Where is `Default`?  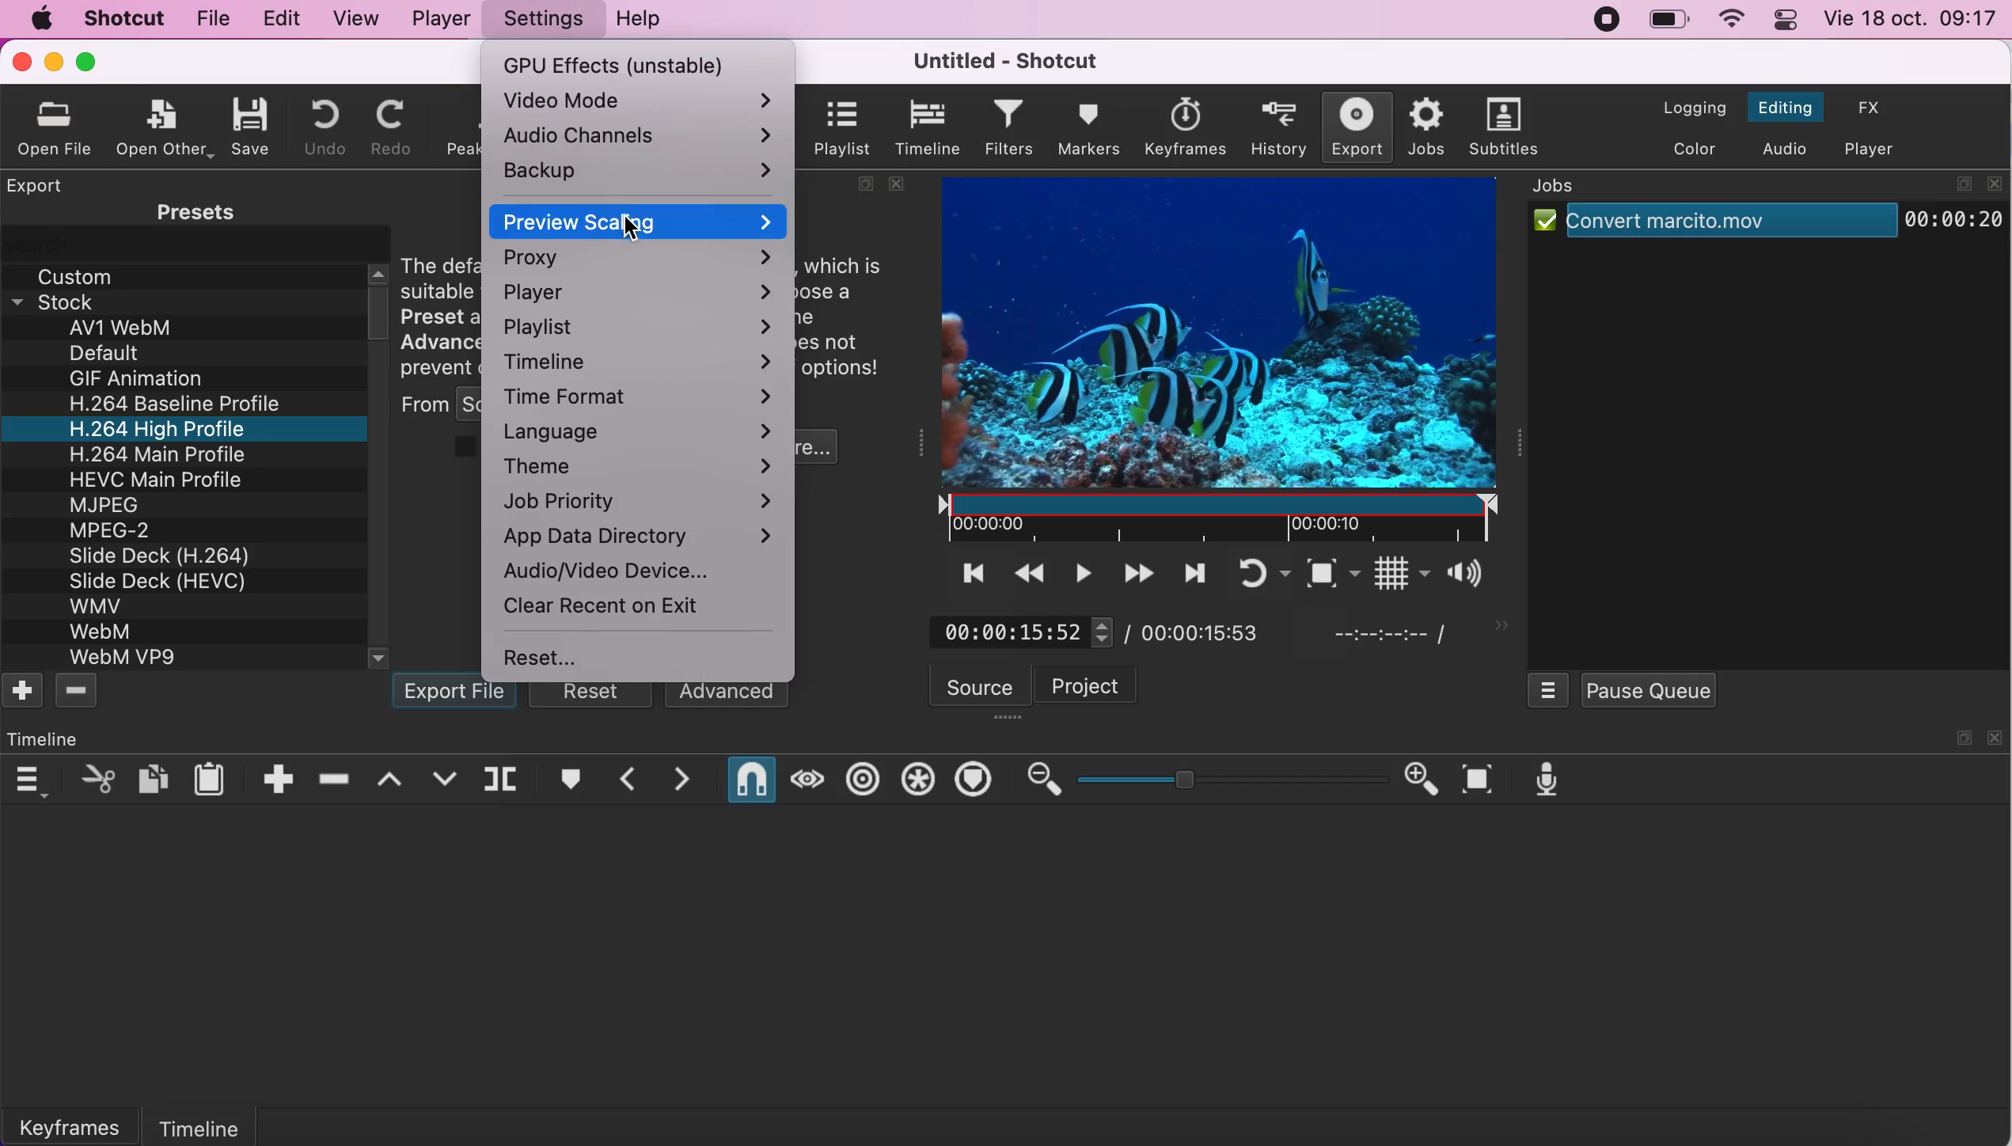
Default is located at coordinates (113, 353).